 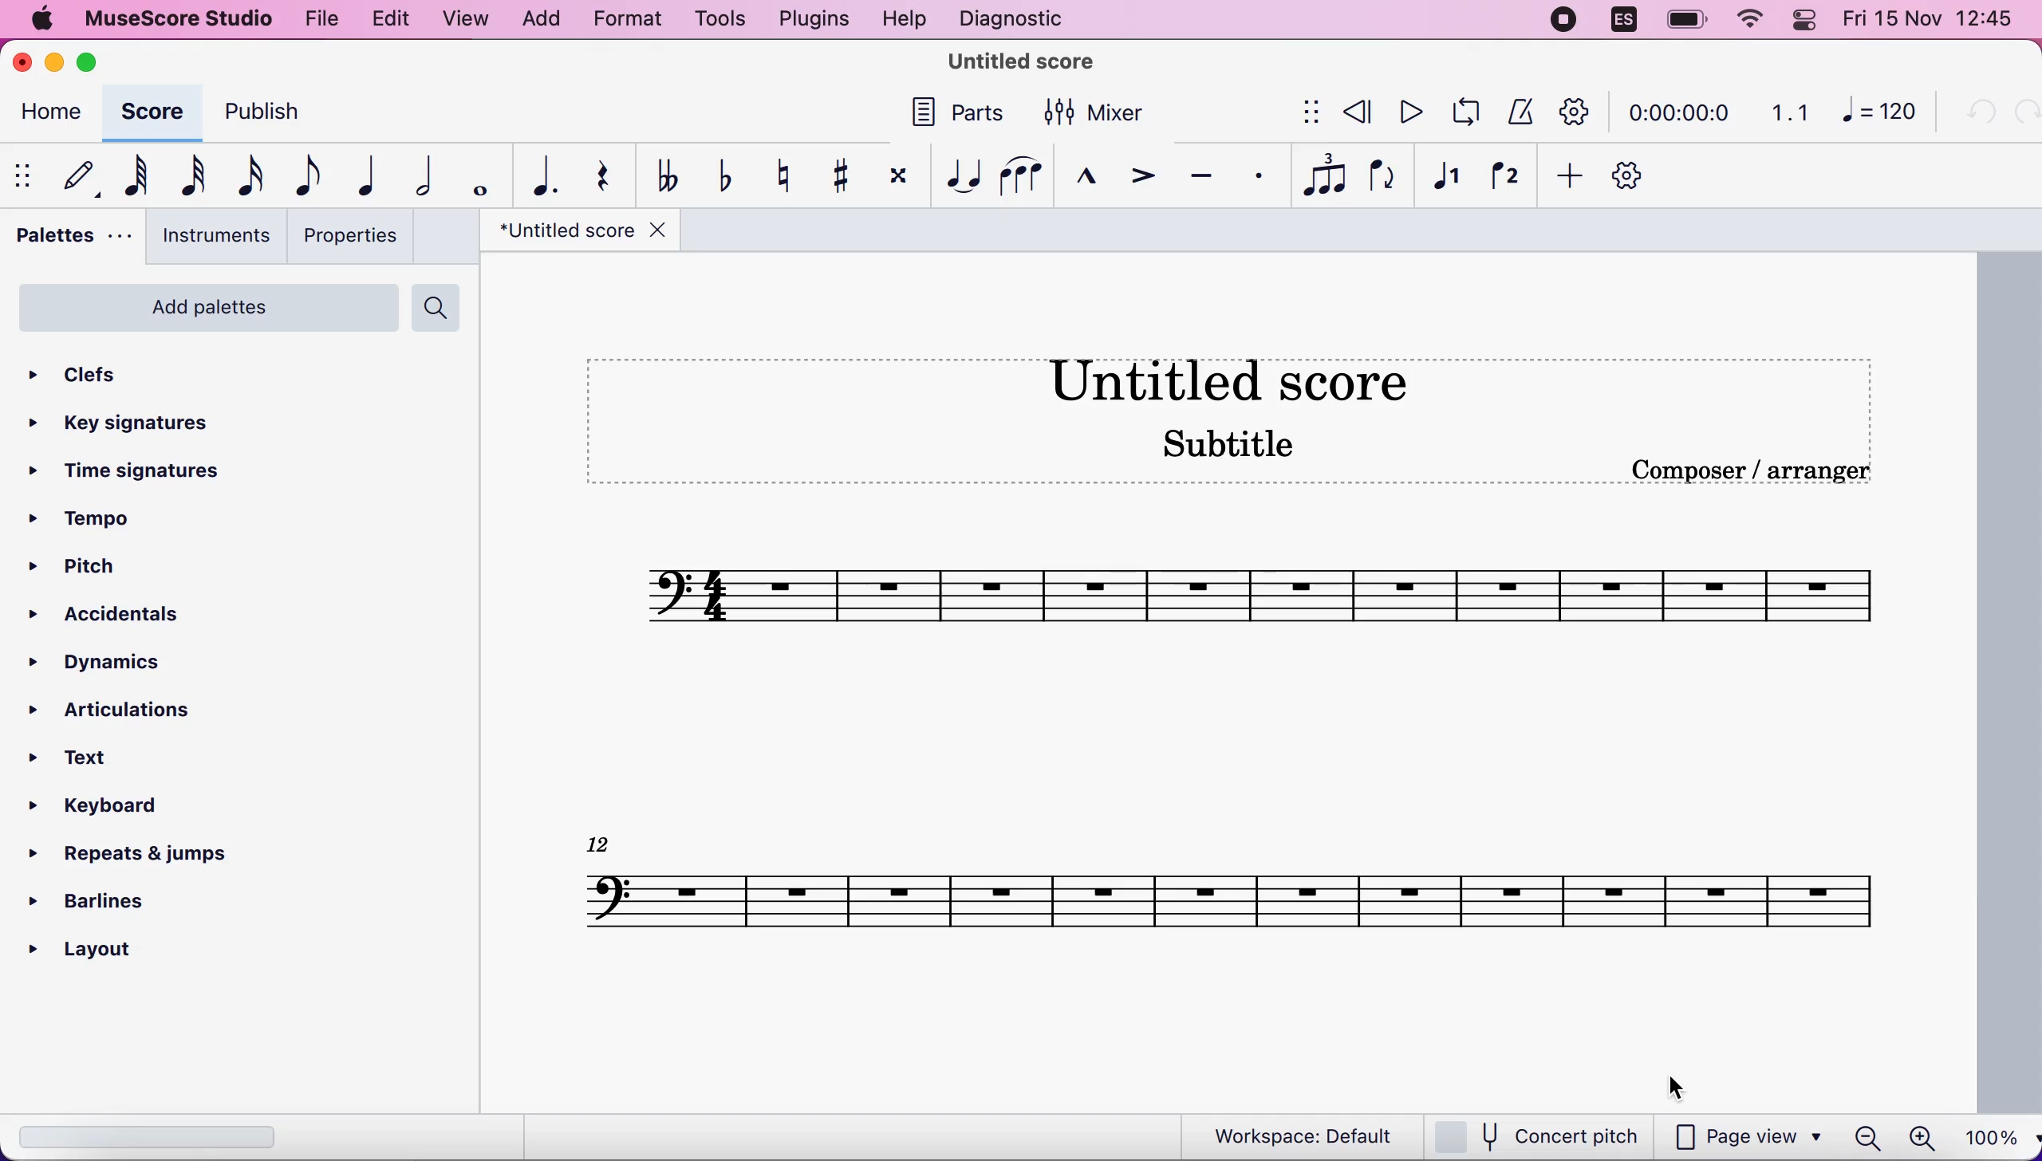 I want to click on playback settings, so click(x=1579, y=113).